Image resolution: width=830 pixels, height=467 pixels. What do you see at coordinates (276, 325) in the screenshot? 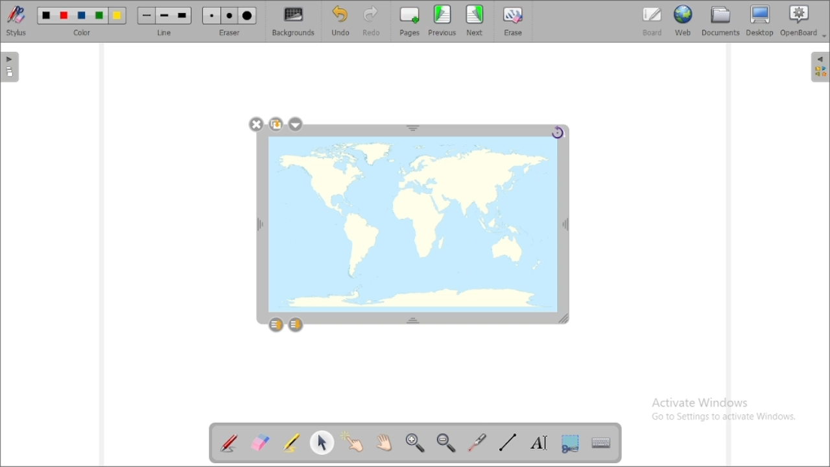
I see `layer up` at bounding box center [276, 325].